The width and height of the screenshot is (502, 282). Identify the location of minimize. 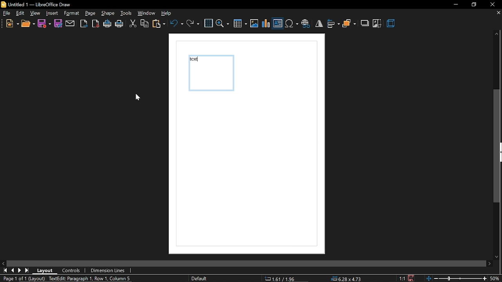
(455, 4).